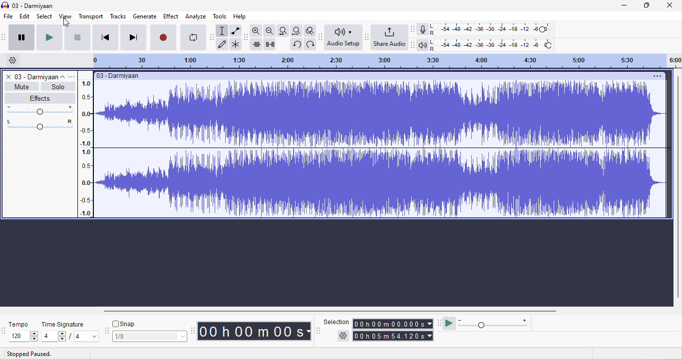 The image size is (682, 360). I want to click on selection, so click(222, 30).